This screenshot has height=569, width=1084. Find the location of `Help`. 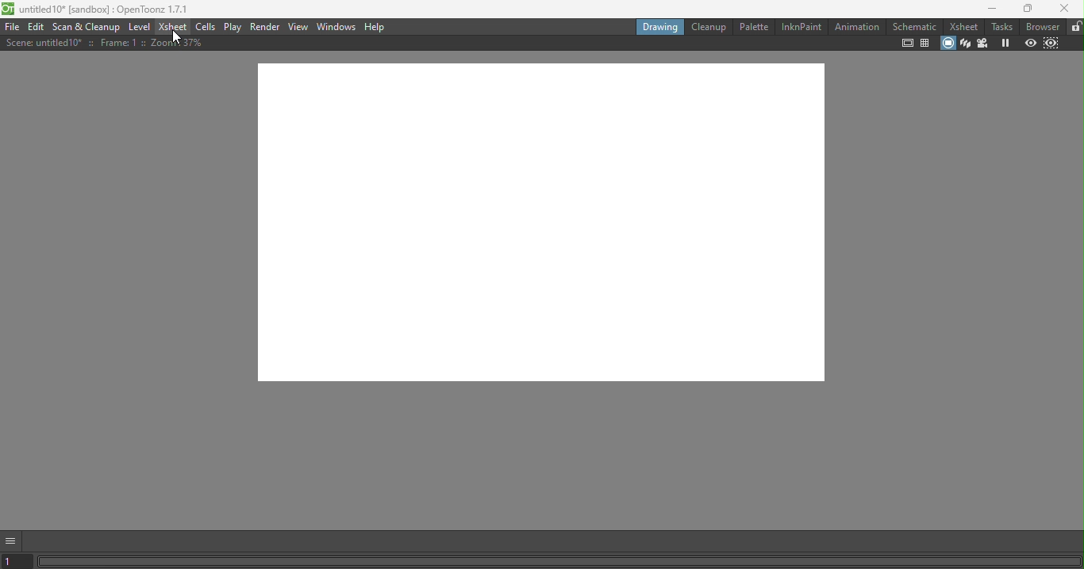

Help is located at coordinates (377, 27).